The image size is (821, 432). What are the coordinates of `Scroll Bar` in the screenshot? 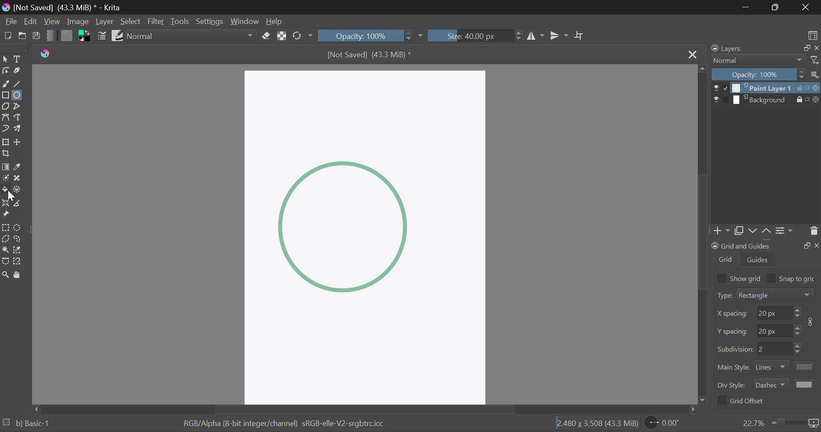 It's located at (370, 409).